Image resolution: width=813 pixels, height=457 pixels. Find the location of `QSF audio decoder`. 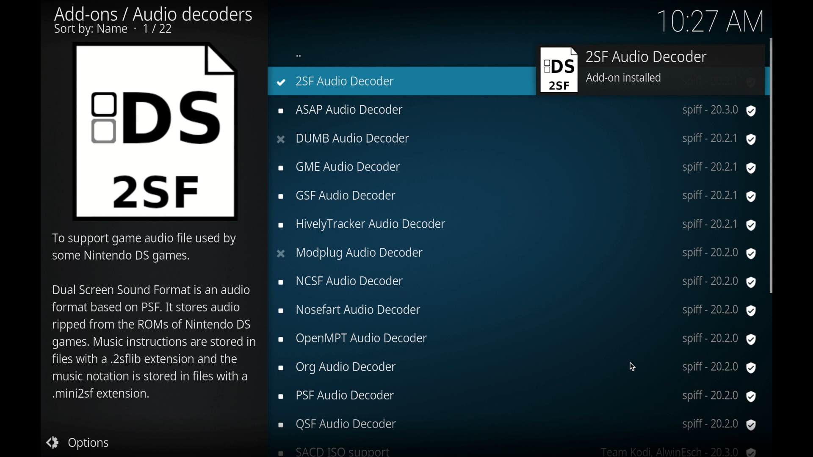

QSF audio decoder is located at coordinates (517, 424).